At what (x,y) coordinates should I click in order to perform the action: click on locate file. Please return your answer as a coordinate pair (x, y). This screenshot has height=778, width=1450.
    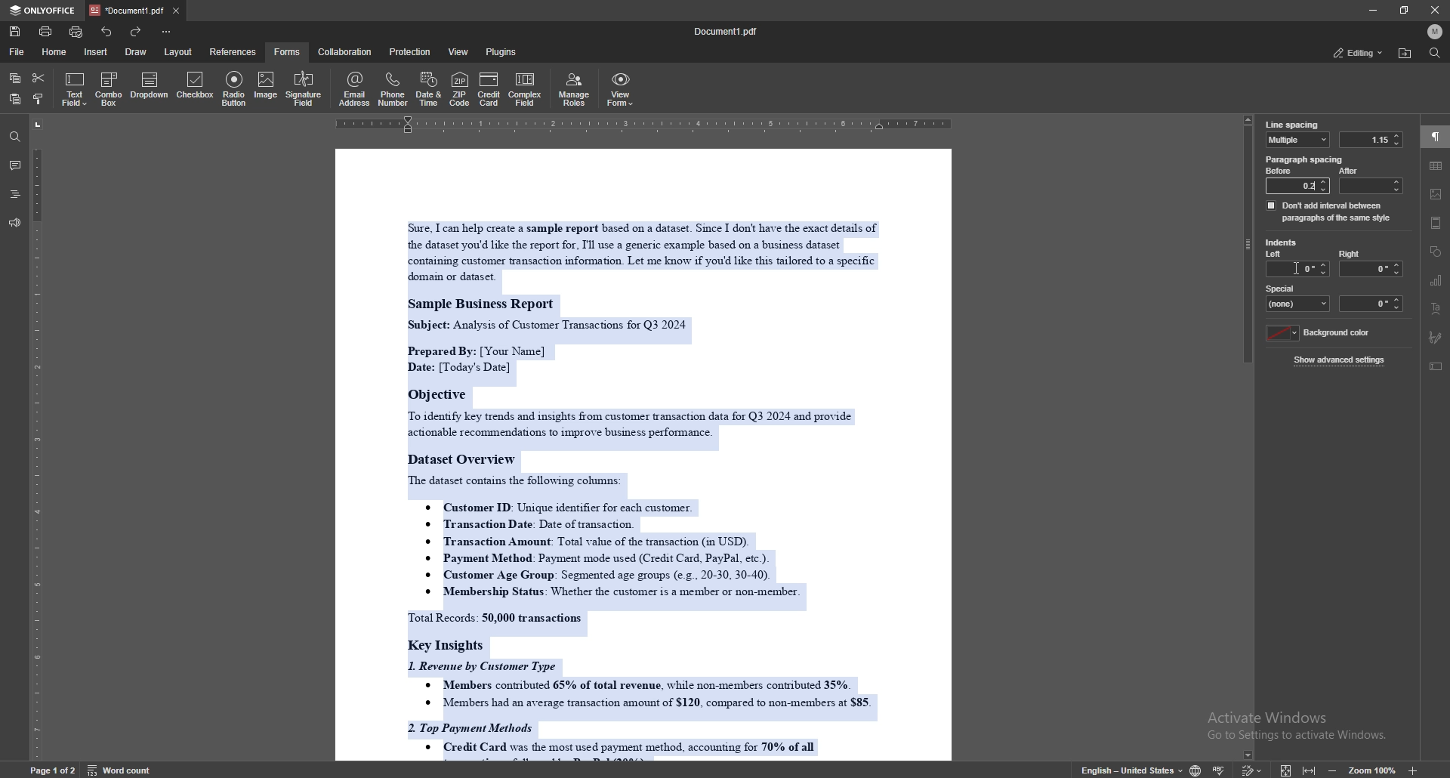
    Looking at the image, I should click on (1405, 54).